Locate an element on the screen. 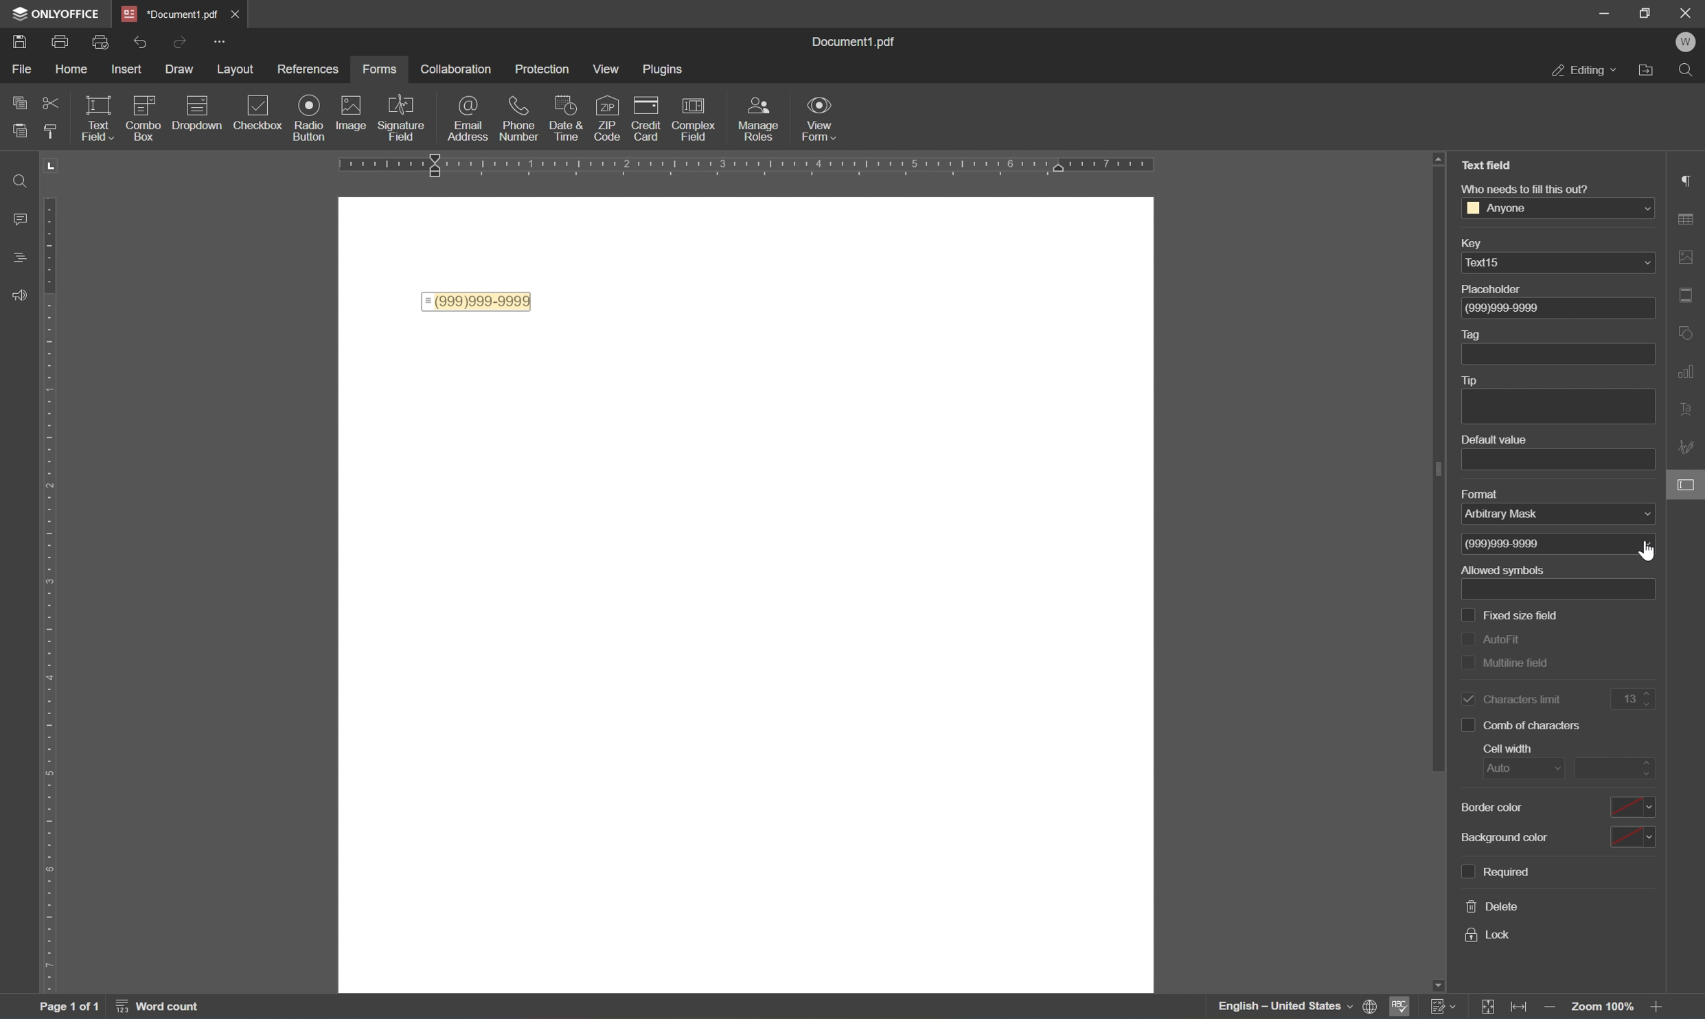  checkbox is located at coordinates (145, 115).